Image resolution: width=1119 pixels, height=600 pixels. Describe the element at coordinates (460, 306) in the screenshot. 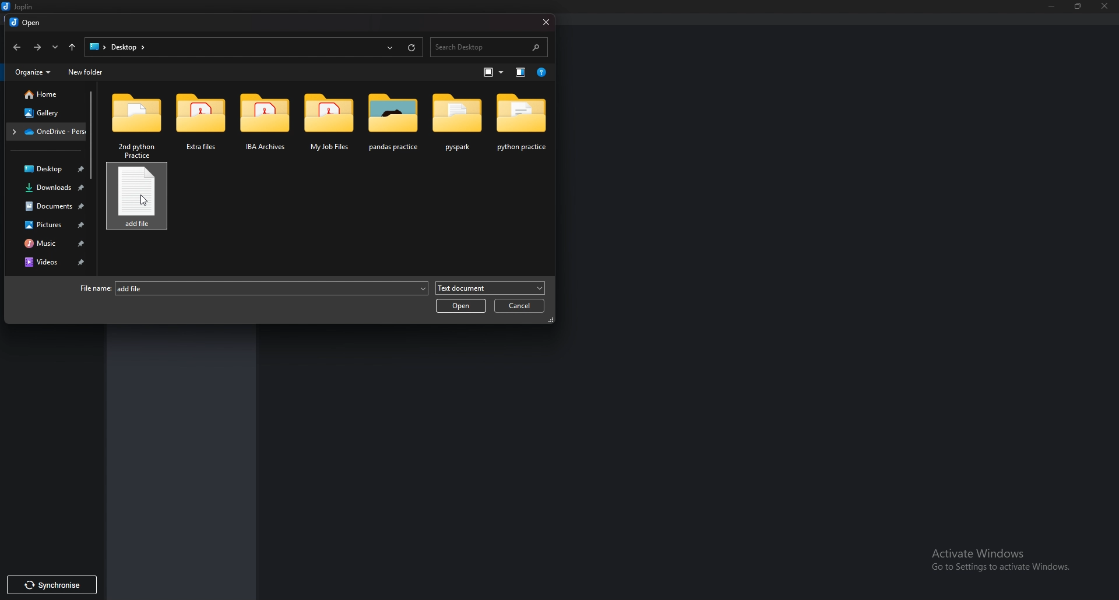

I see `open` at that location.